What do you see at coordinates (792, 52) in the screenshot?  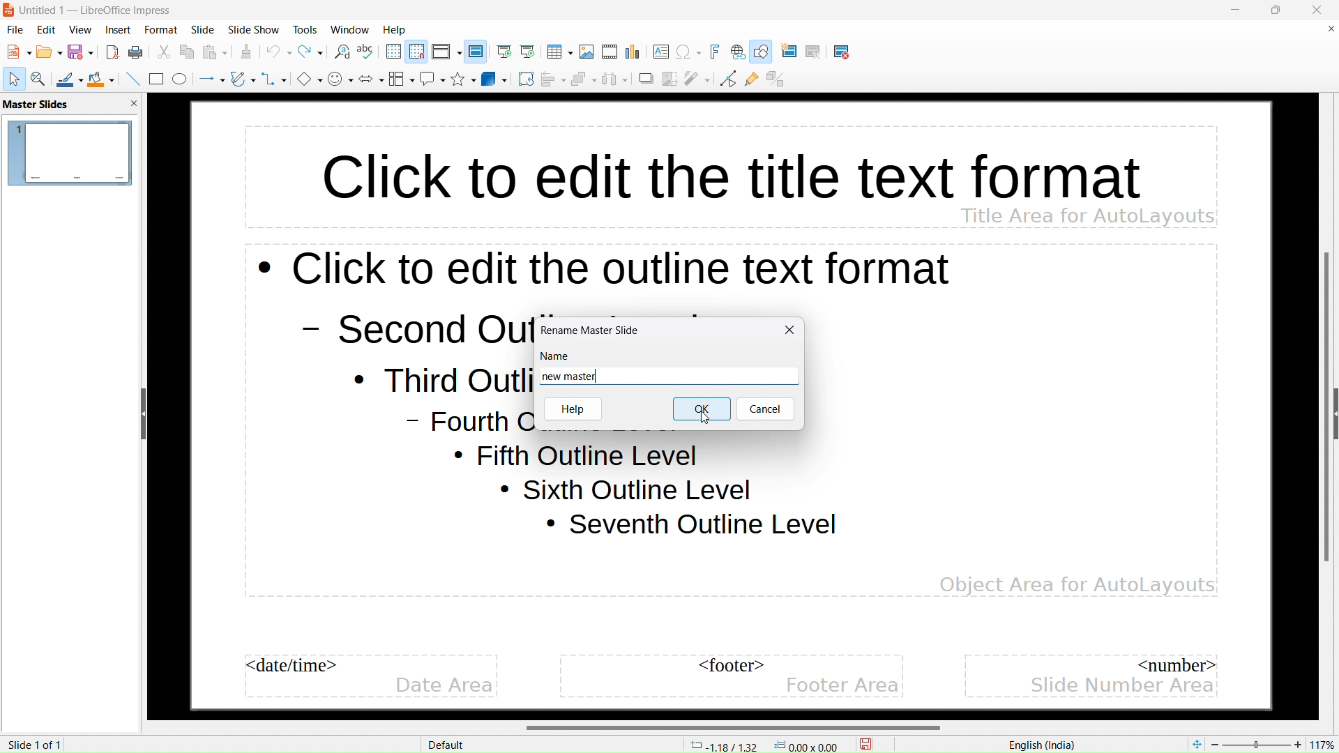 I see `new slide` at bounding box center [792, 52].